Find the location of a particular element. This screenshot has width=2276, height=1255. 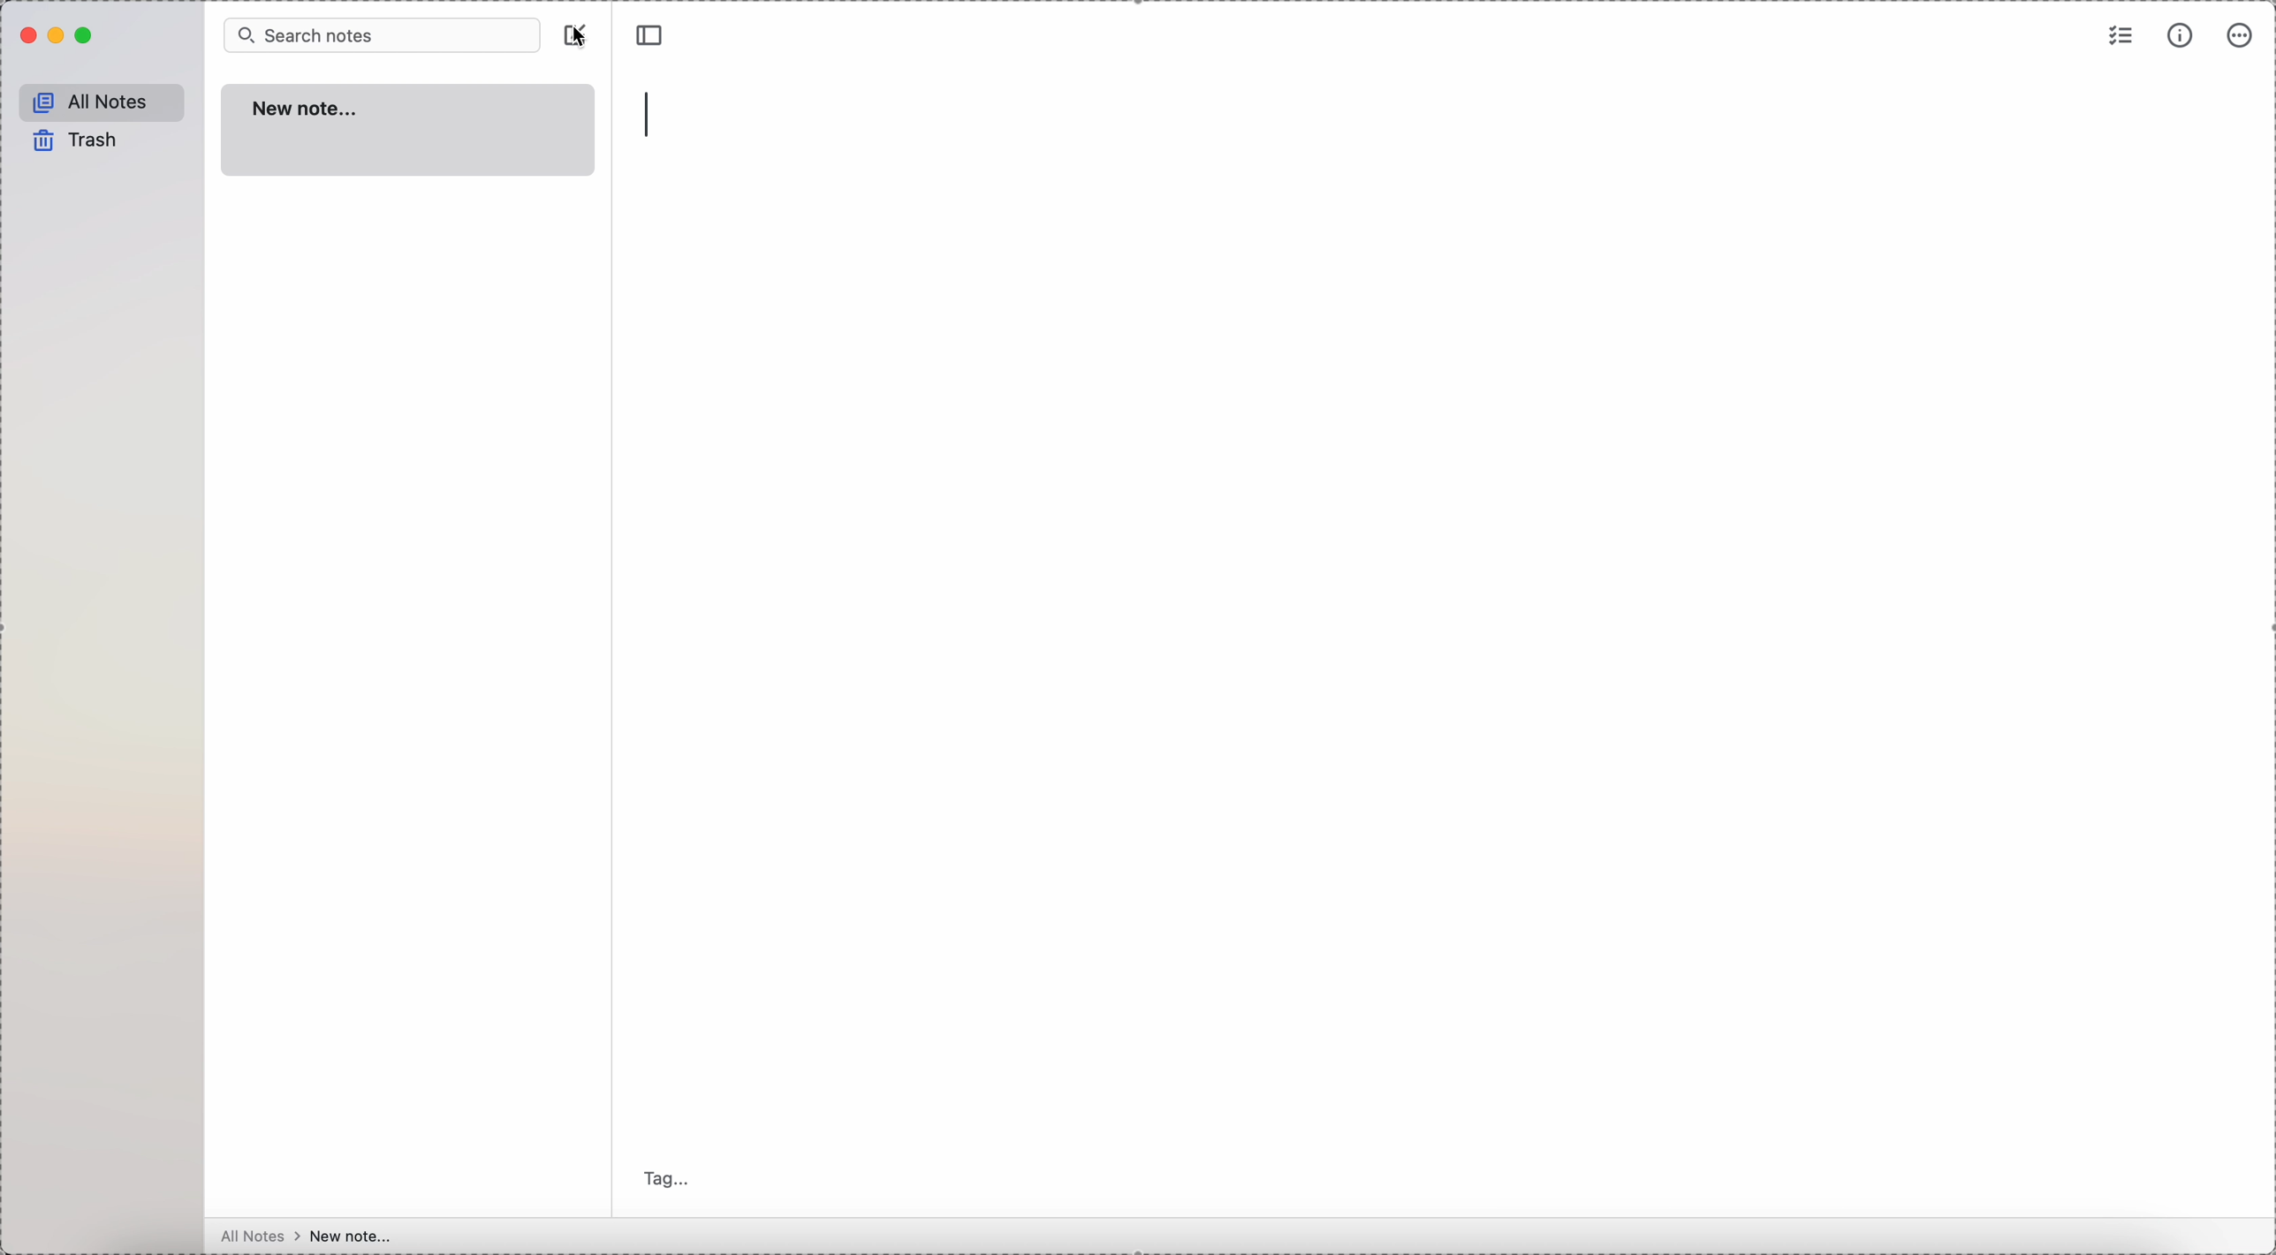

toggle sidebar is located at coordinates (652, 35).